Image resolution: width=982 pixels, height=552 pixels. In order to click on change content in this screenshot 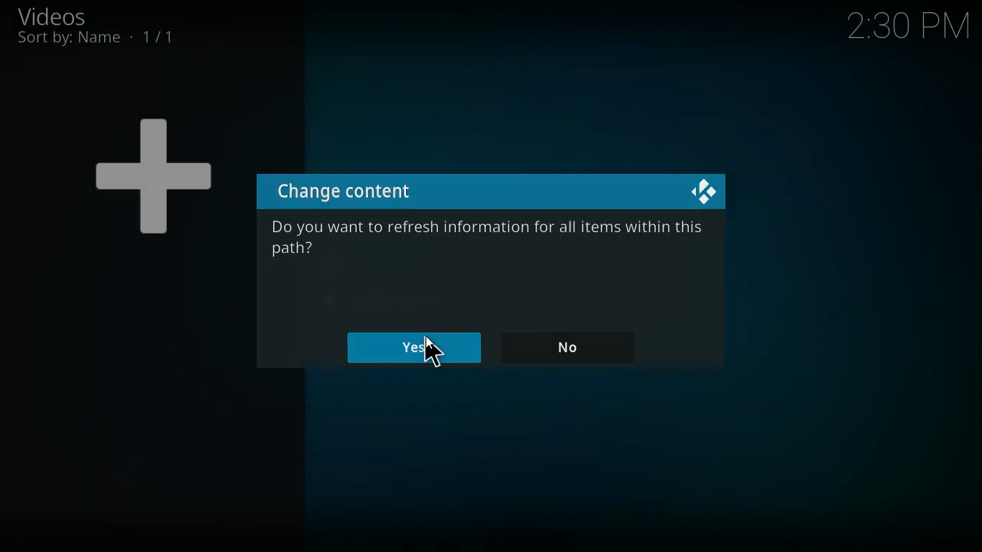, I will do `click(357, 193)`.